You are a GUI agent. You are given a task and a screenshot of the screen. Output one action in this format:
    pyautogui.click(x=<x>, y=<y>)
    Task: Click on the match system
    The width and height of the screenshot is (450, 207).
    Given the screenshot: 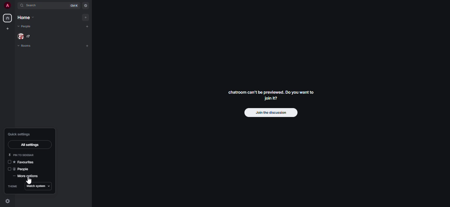 What is the action you would take?
    pyautogui.click(x=39, y=187)
    